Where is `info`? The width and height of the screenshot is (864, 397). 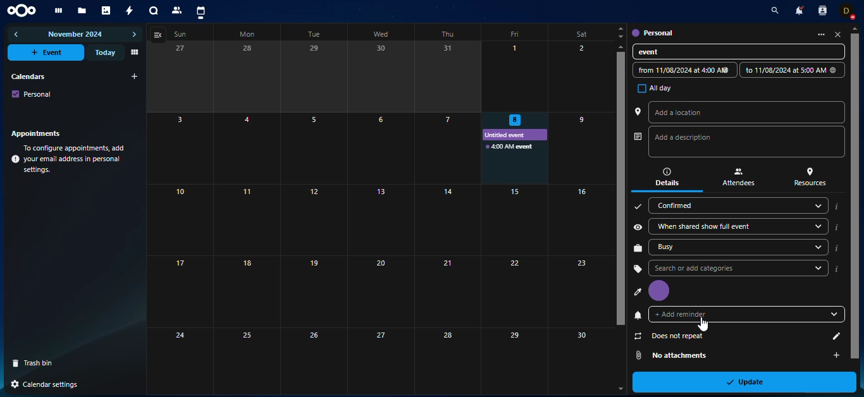
info is located at coordinates (70, 159).